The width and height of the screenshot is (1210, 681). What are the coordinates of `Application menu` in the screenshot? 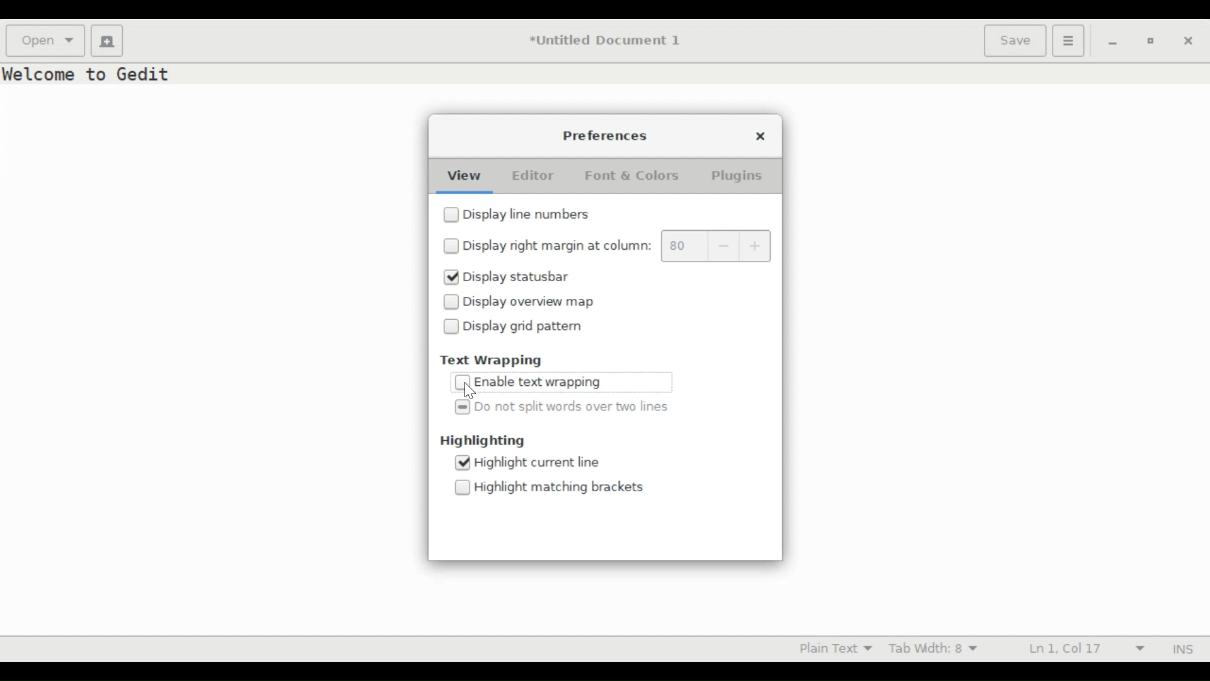 It's located at (1069, 41).